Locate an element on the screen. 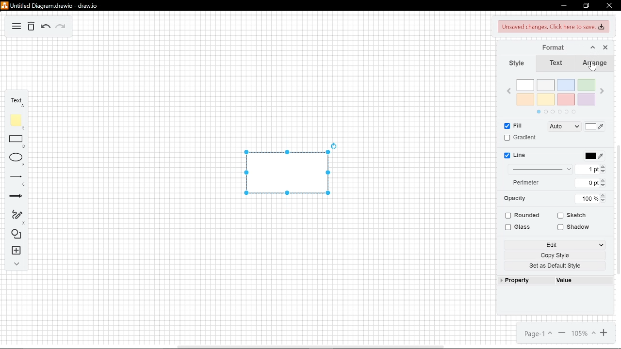 The image size is (621, 349). ash is located at coordinates (546, 85).